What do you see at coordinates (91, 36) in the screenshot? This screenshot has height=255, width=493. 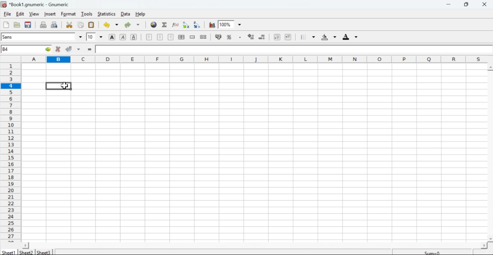 I see `Font size` at bounding box center [91, 36].